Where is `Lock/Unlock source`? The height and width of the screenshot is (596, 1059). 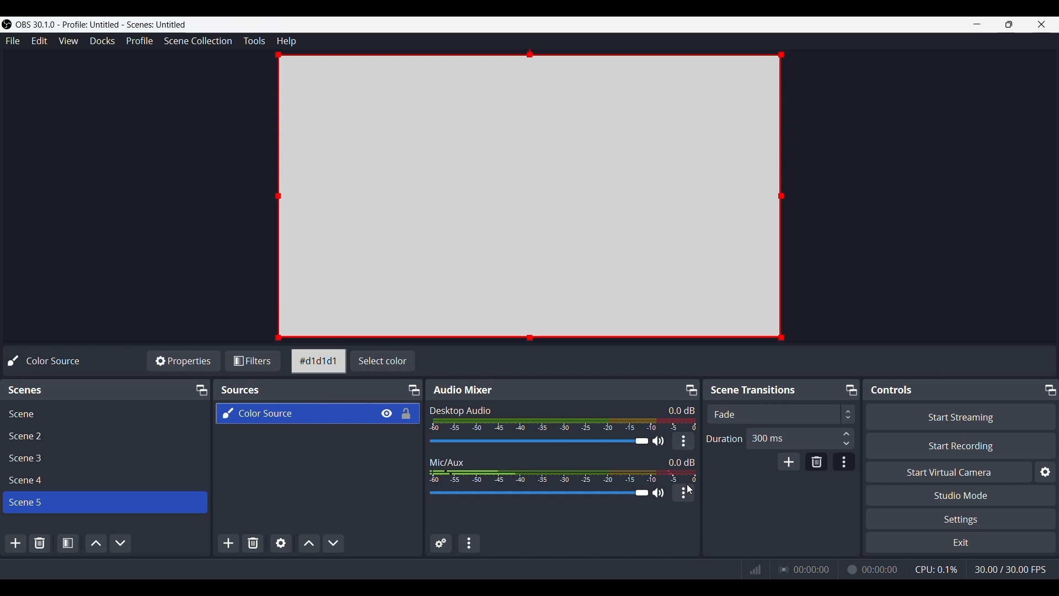
Lock/Unlock source is located at coordinates (407, 413).